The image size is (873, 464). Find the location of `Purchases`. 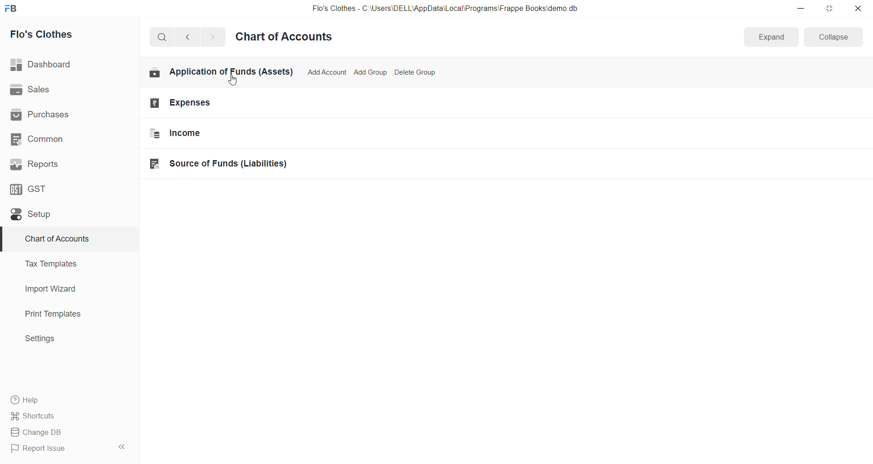

Purchases is located at coordinates (65, 115).